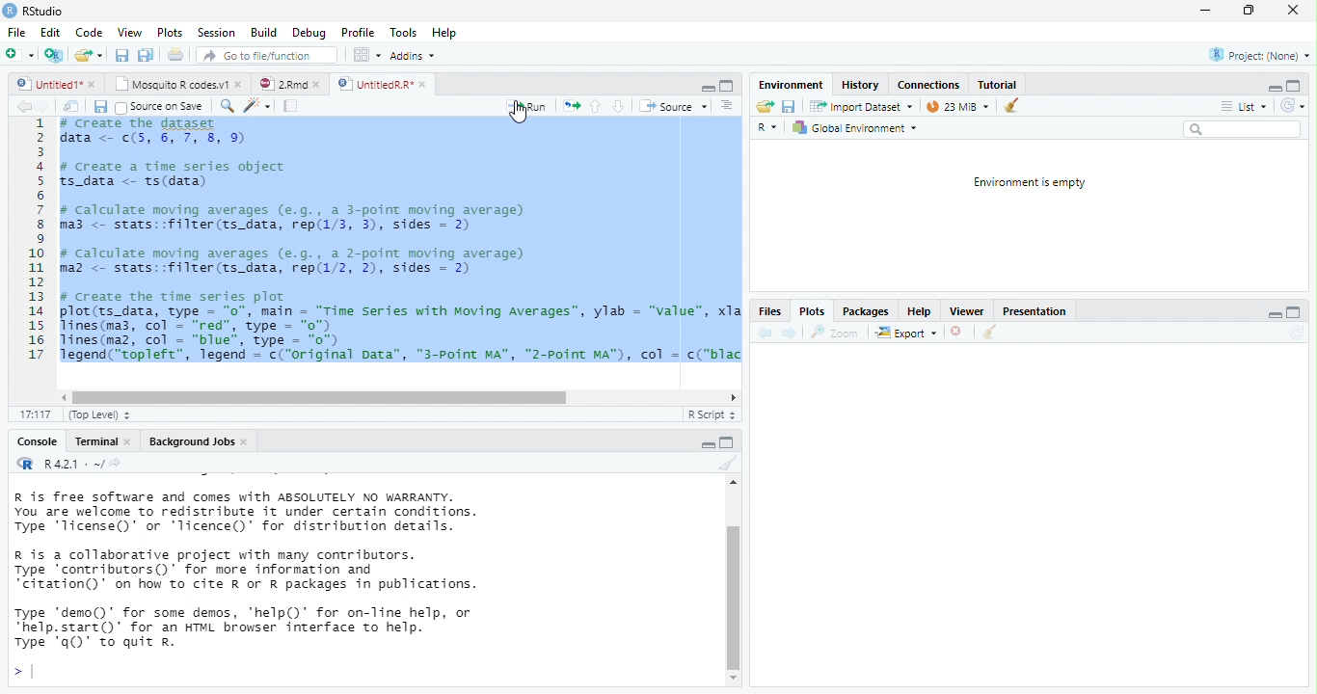 The image size is (1317, 694). I want to click on save all open document, so click(121, 55).